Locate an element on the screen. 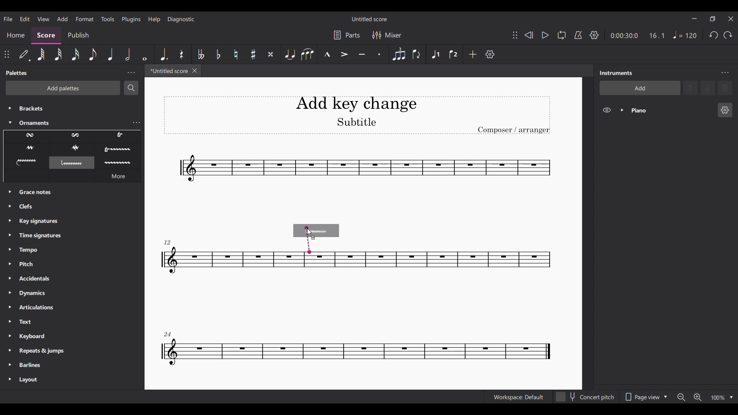 The width and height of the screenshot is (738, 415). Selected ornament highlighted is located at coordinates (71, 163).